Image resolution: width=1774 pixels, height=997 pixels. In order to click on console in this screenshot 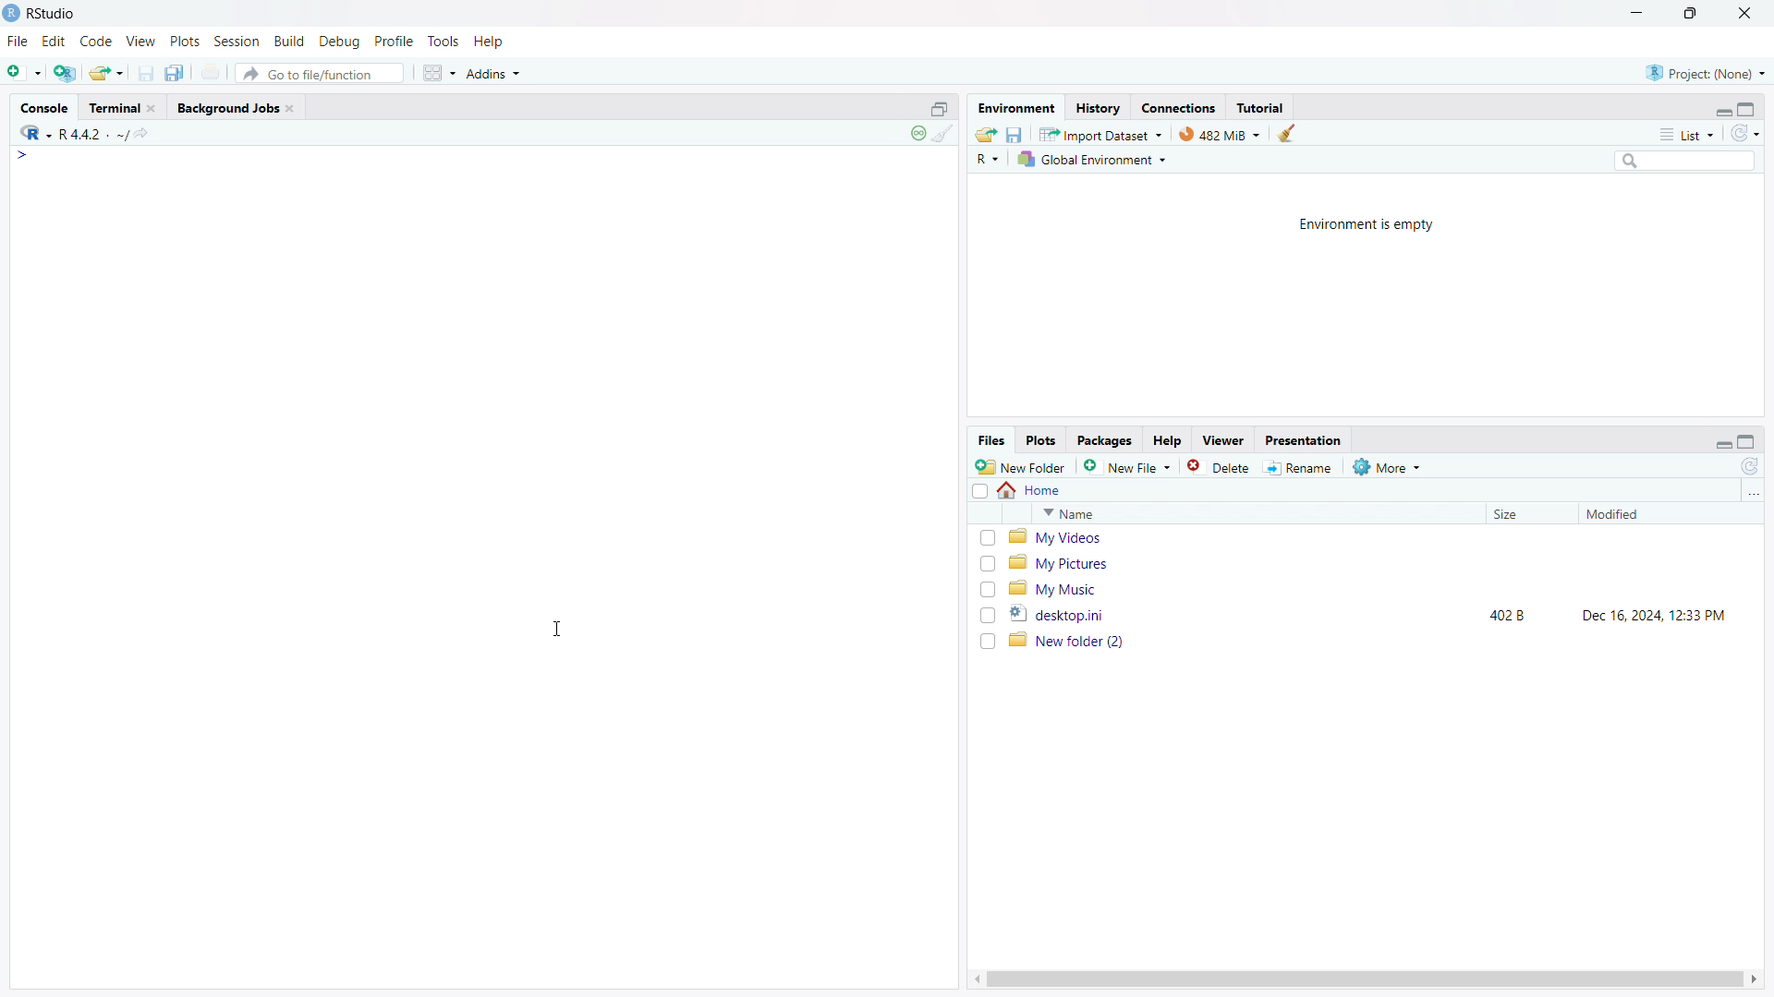, I will do `click(44, 108)`.